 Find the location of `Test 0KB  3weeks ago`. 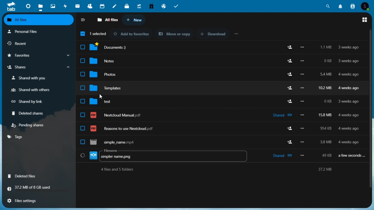

Test 0KB  3weeks ago is located at coordinates (222, 99).